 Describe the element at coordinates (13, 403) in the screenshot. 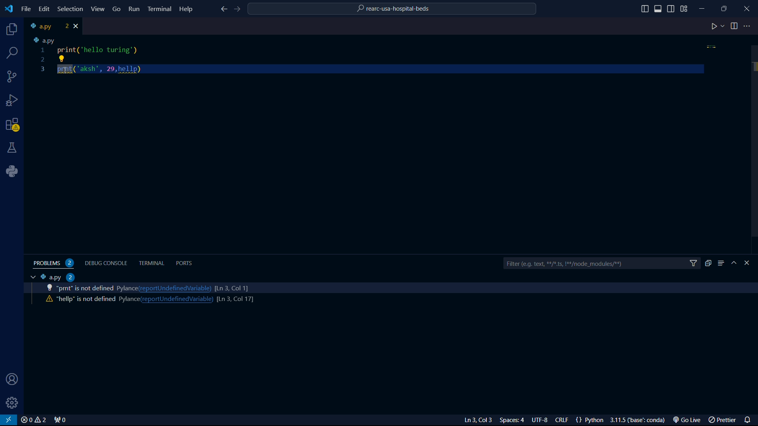

I see `settings` at that location.